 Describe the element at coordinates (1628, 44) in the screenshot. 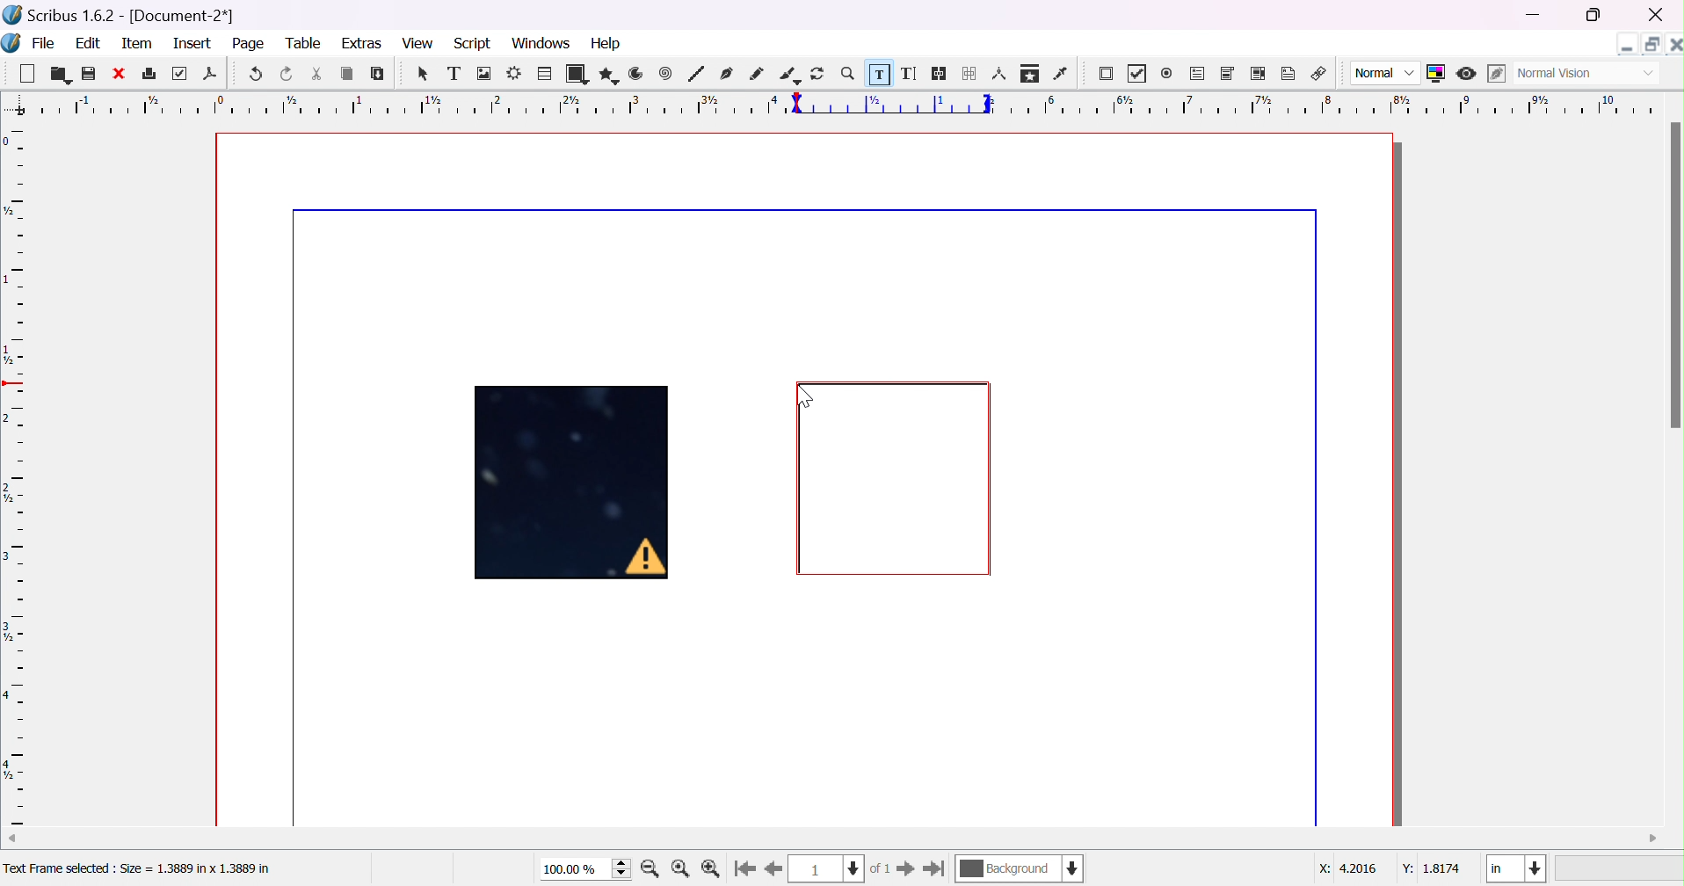

I see `minimize` at that location.